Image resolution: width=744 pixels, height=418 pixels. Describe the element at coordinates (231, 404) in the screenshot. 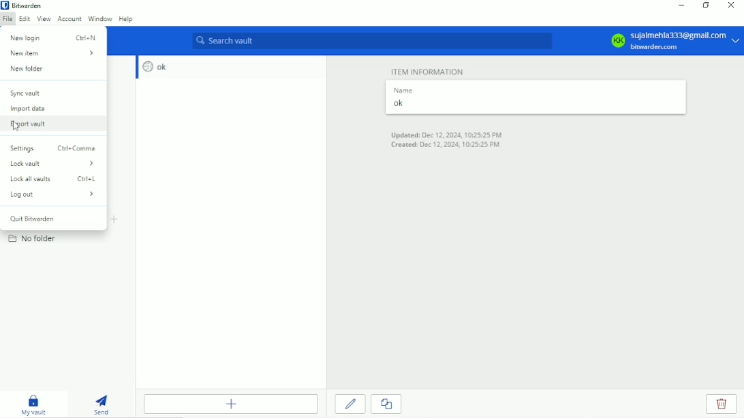

I see `Add item` at that location.